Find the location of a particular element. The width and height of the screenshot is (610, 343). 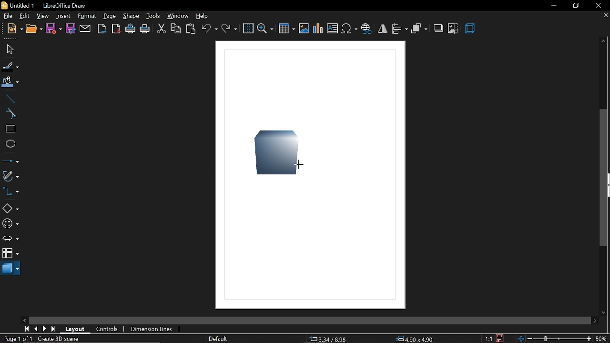

view is located at coordinates (43, 16).